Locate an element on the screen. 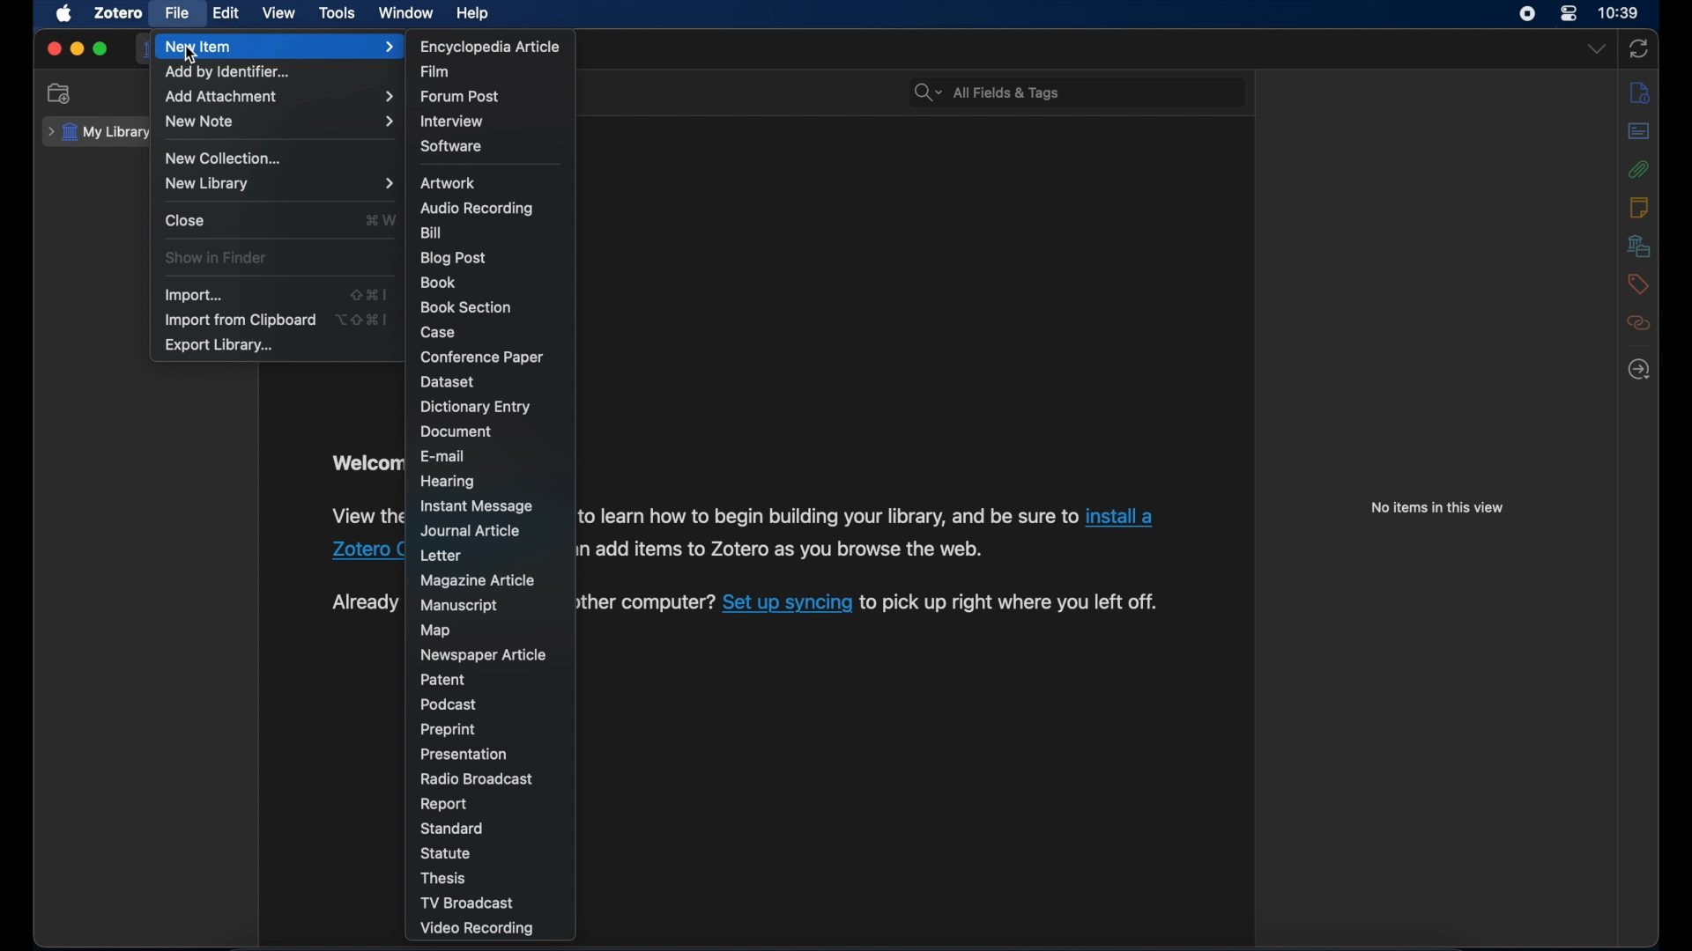 The image size is (1692, 951). info is located at coordinates (1640, 93).